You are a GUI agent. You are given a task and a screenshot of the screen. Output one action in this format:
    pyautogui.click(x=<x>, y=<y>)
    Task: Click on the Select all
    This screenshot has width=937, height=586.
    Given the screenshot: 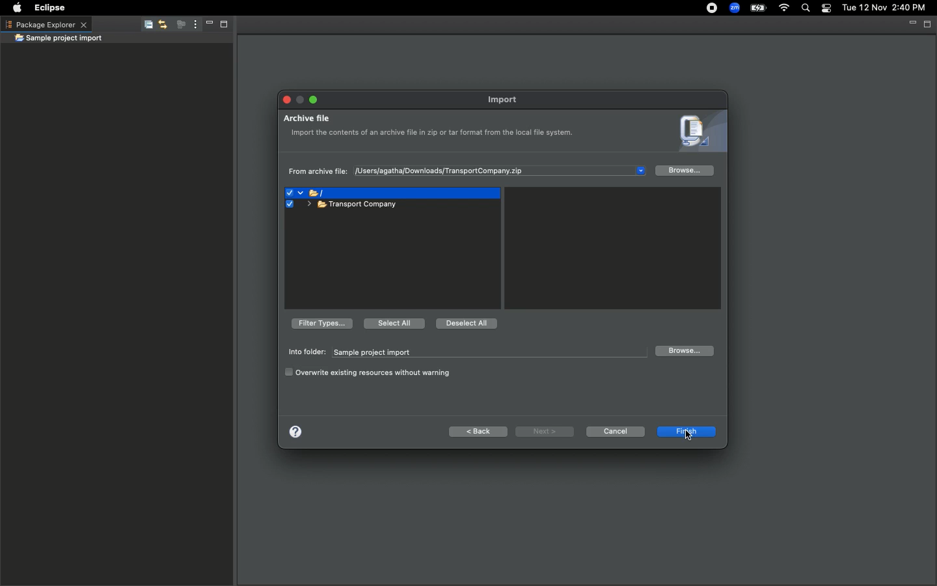 What is the action you would take?
    pyautogui.click(x=393, y=322)
    